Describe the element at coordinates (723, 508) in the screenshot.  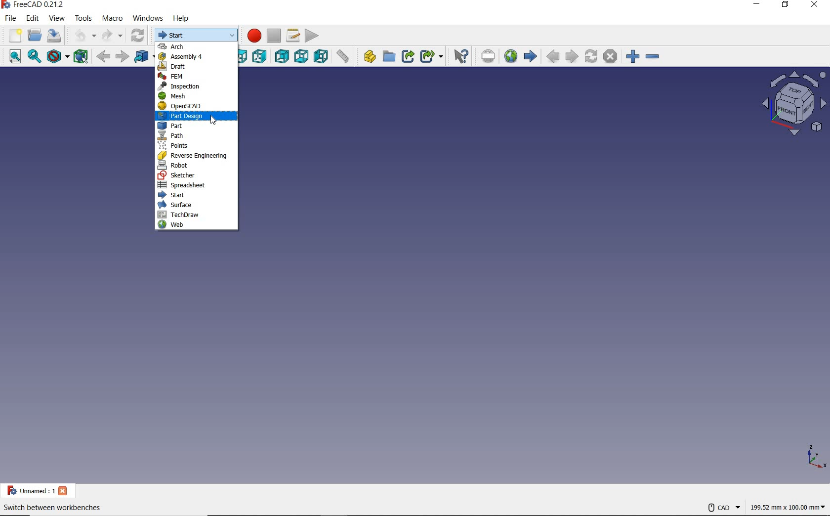
I see `CAD NAVIGATION STYLE` at that location.